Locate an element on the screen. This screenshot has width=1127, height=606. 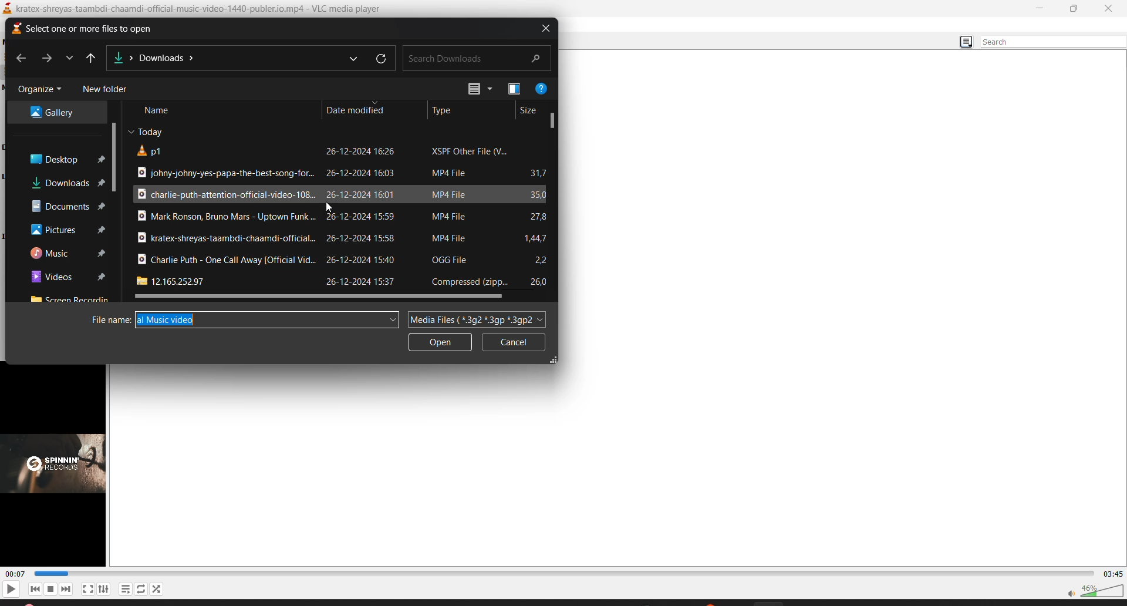
cancel is located at coordinates (514, 342).